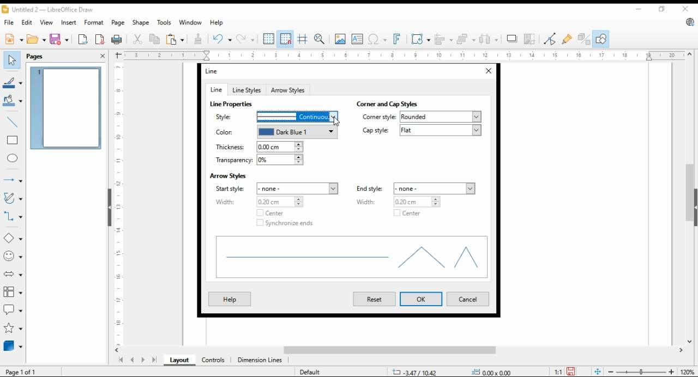  I want to click on line format window, so click(216, 71).